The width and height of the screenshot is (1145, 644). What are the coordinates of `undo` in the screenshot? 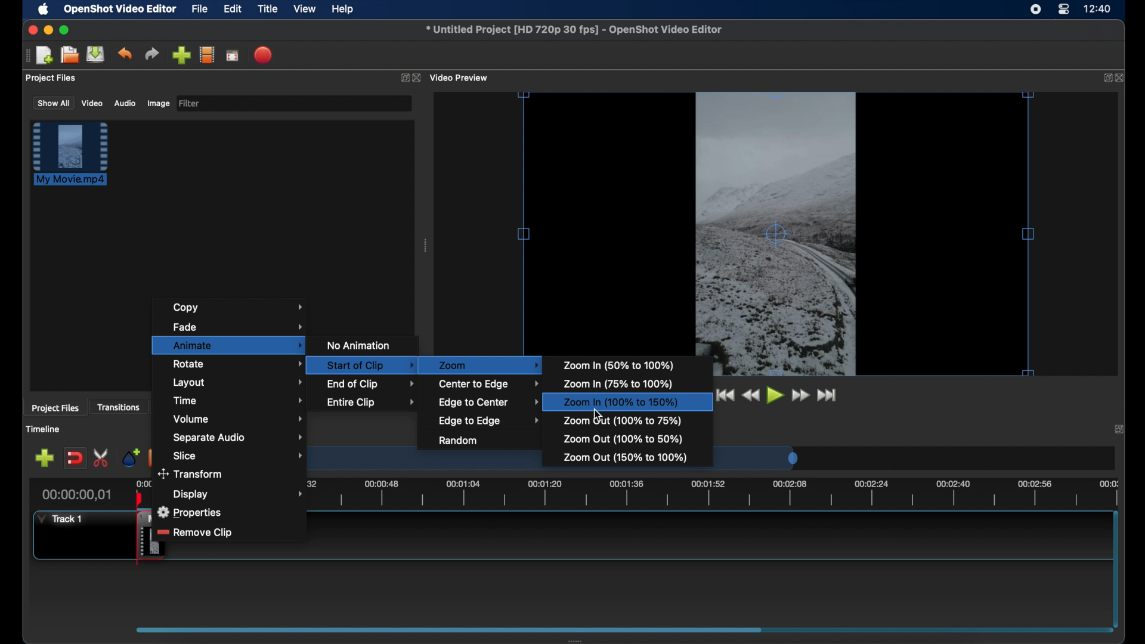 It's located at (125, 53).